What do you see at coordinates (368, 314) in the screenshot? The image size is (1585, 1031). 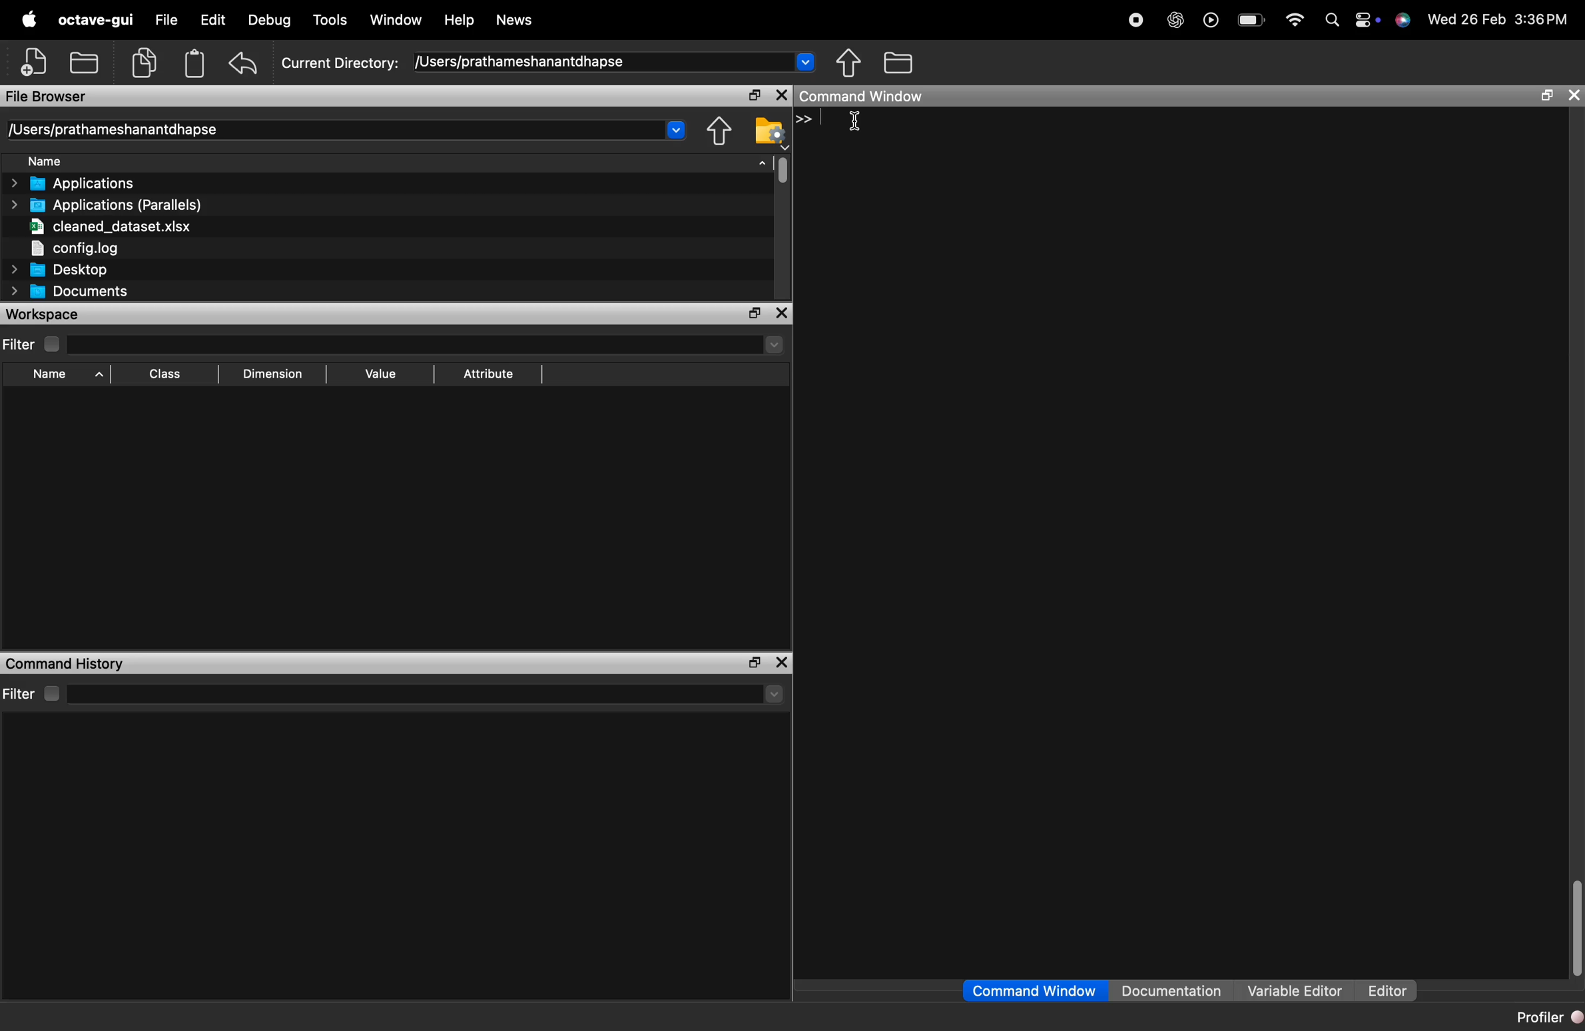 I see `workspace` at bounding box center [368, 314].